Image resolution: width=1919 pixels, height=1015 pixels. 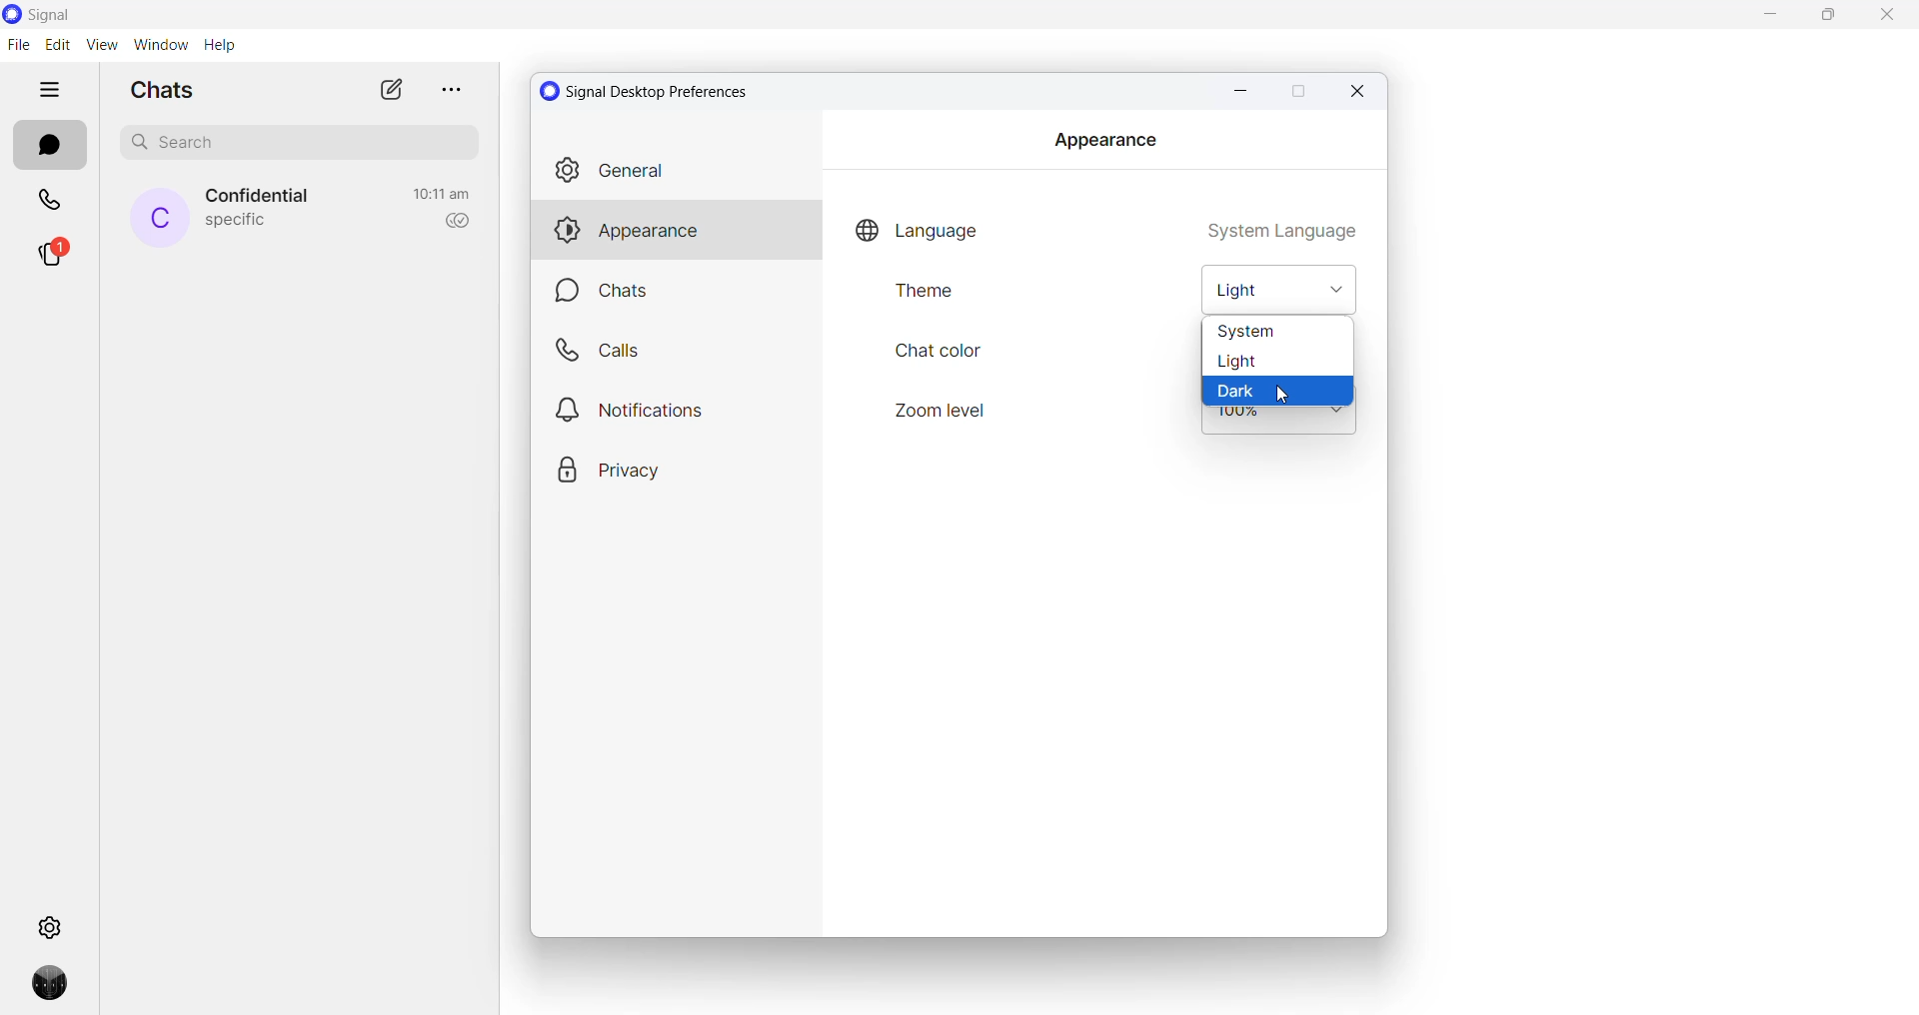 What do you see at coordinates (453, 222) in the screenshot?
I see `read recipient` at bounding box center [453, 222].